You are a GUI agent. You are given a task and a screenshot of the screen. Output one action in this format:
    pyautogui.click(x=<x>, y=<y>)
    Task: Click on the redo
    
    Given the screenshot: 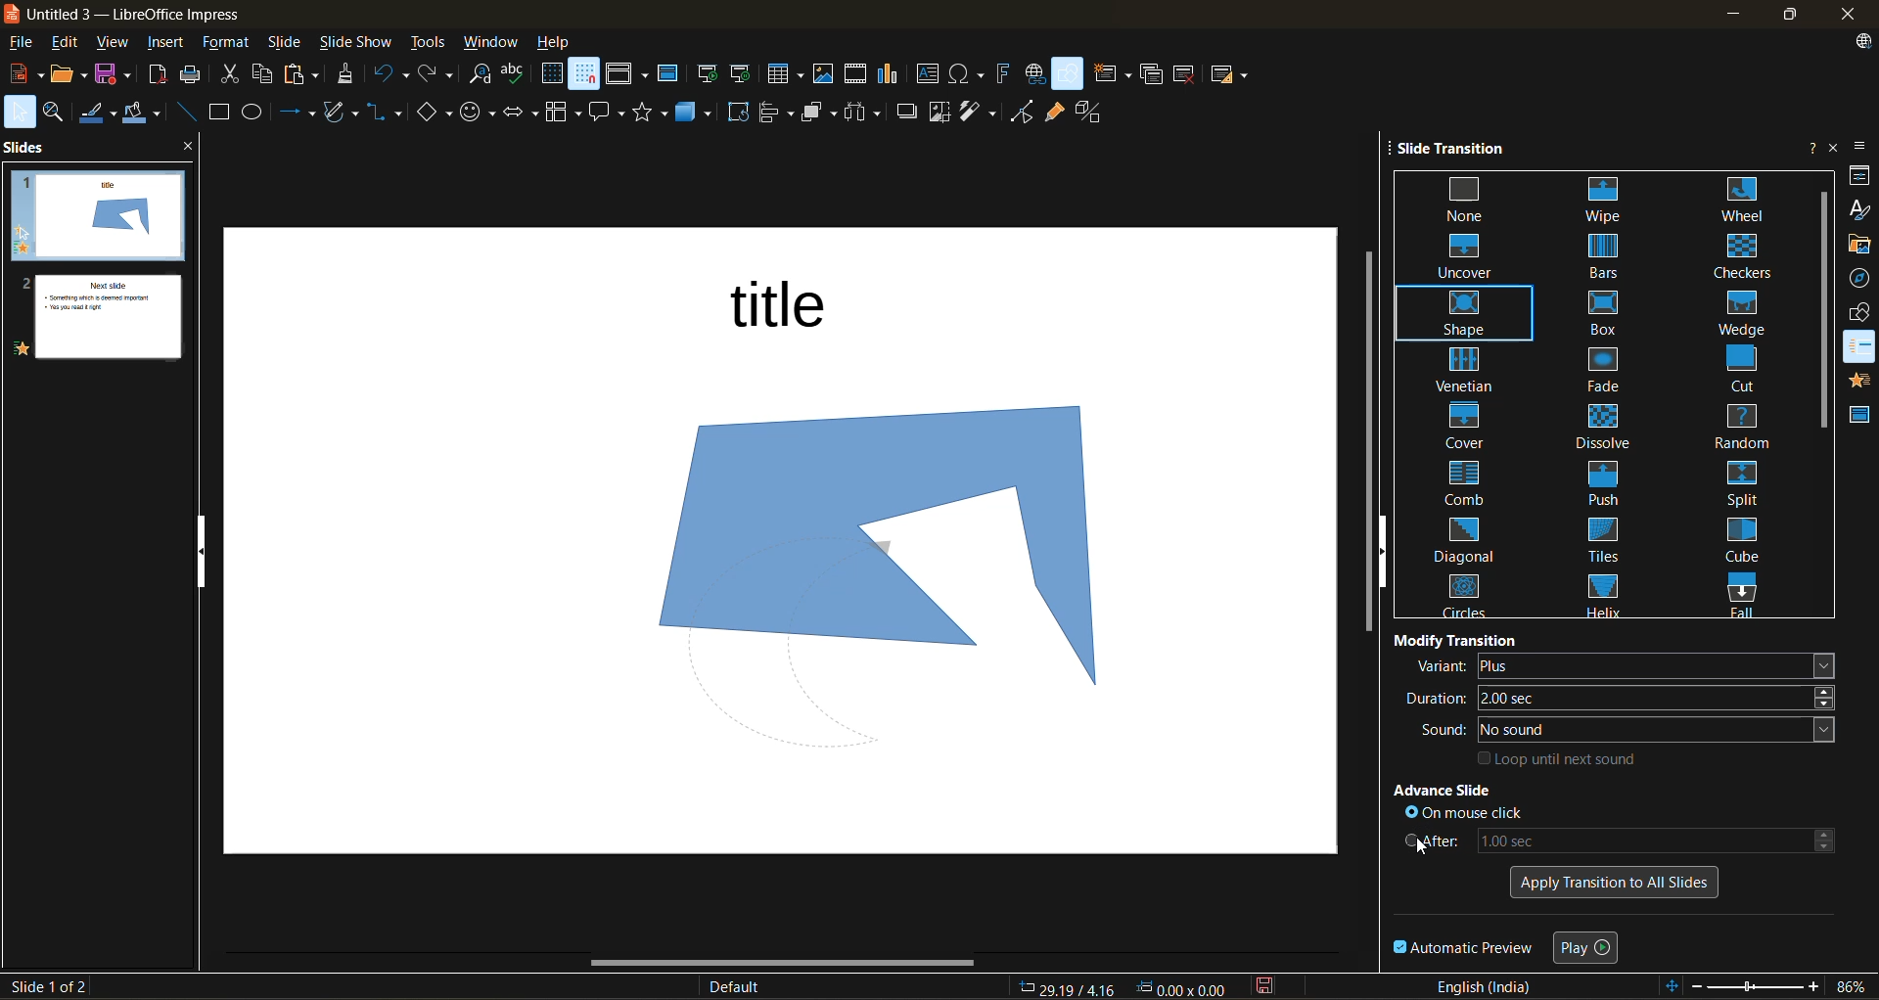 What is the action you would take?
    pyautogui.click(x=439, y=75)
    